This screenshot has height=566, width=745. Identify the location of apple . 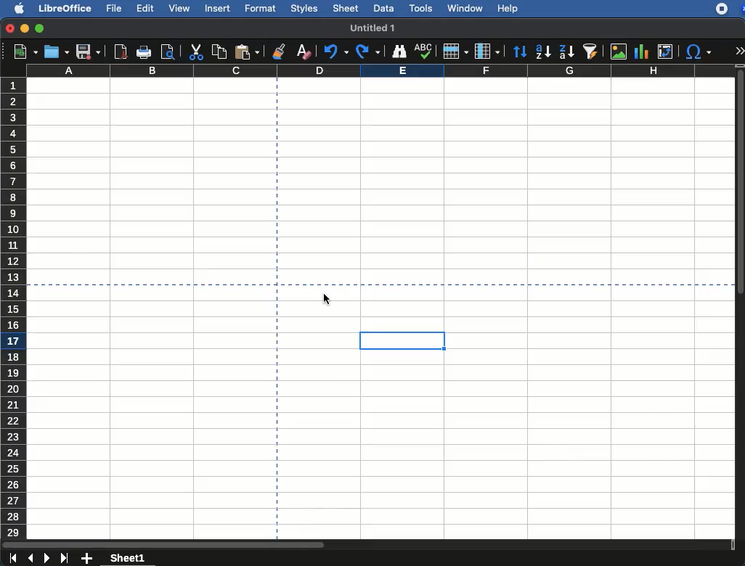
(15, 8).